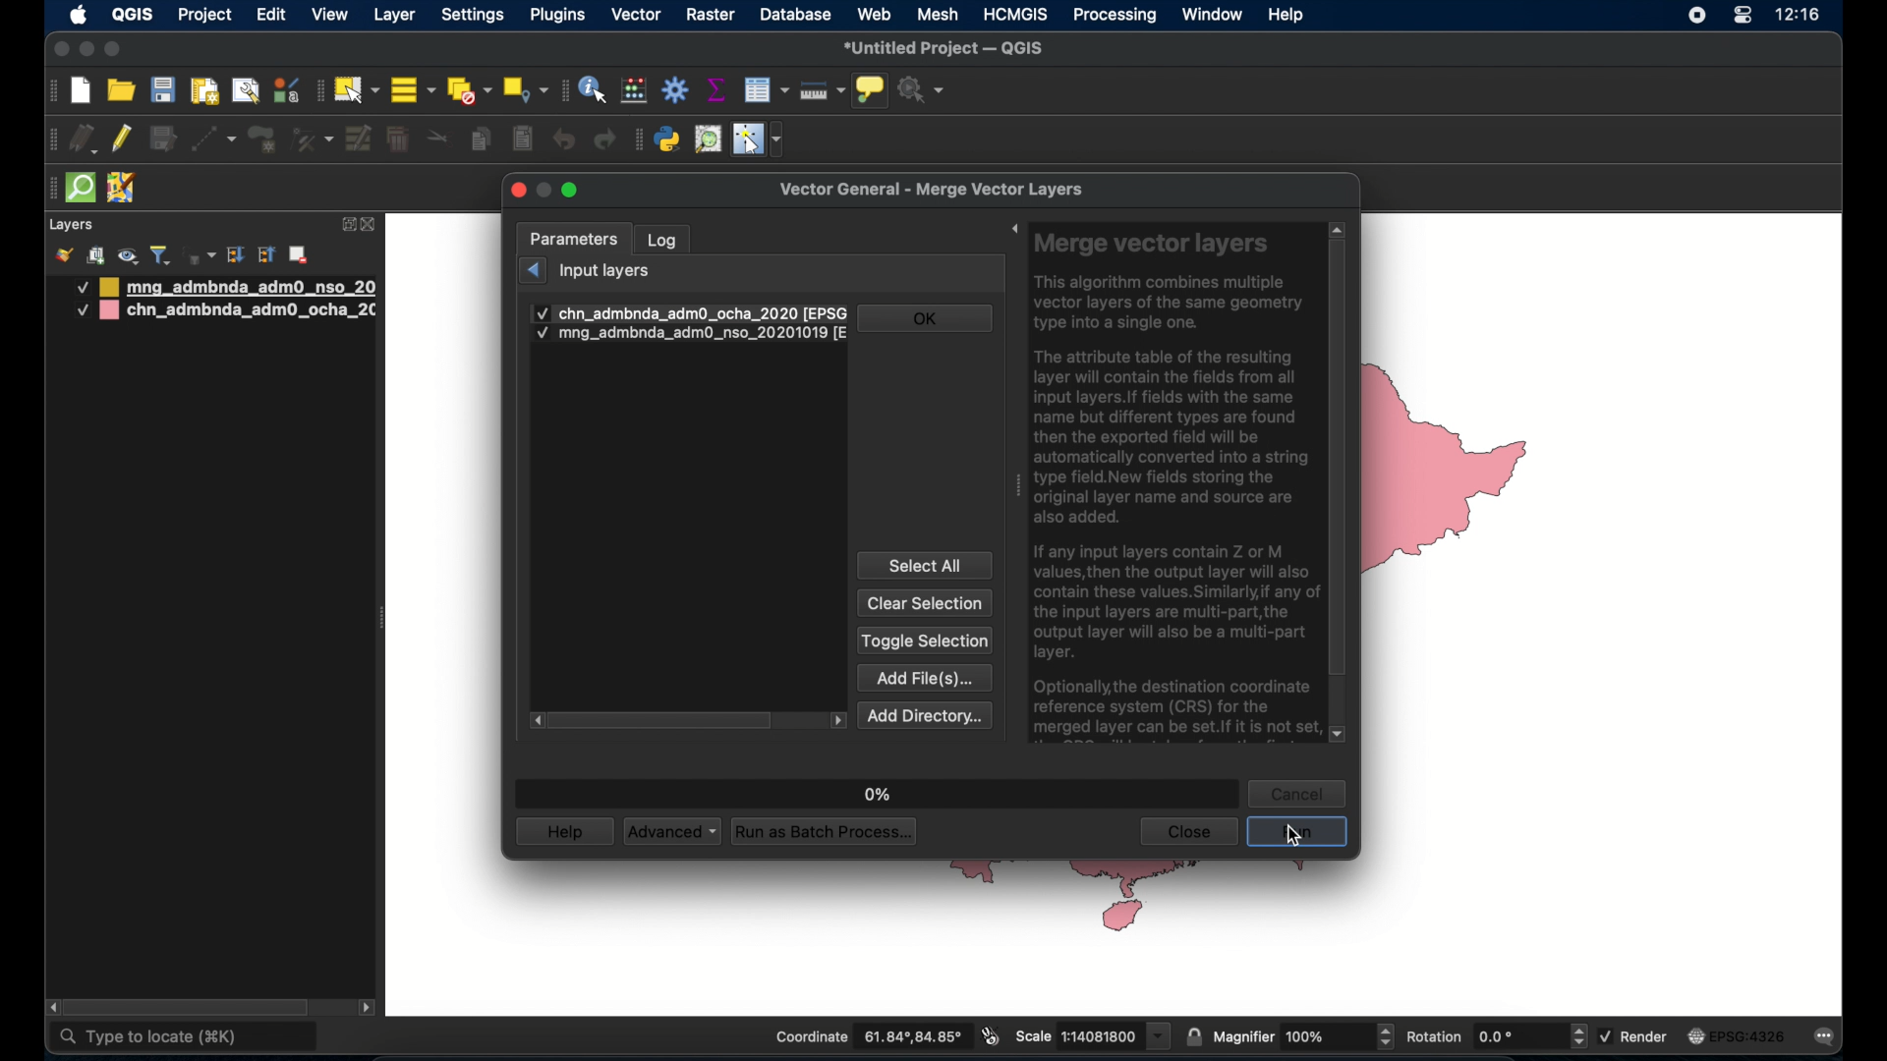  Describe the element at coordinates (1799, 17) in the screenshot. I see `time` at that location.